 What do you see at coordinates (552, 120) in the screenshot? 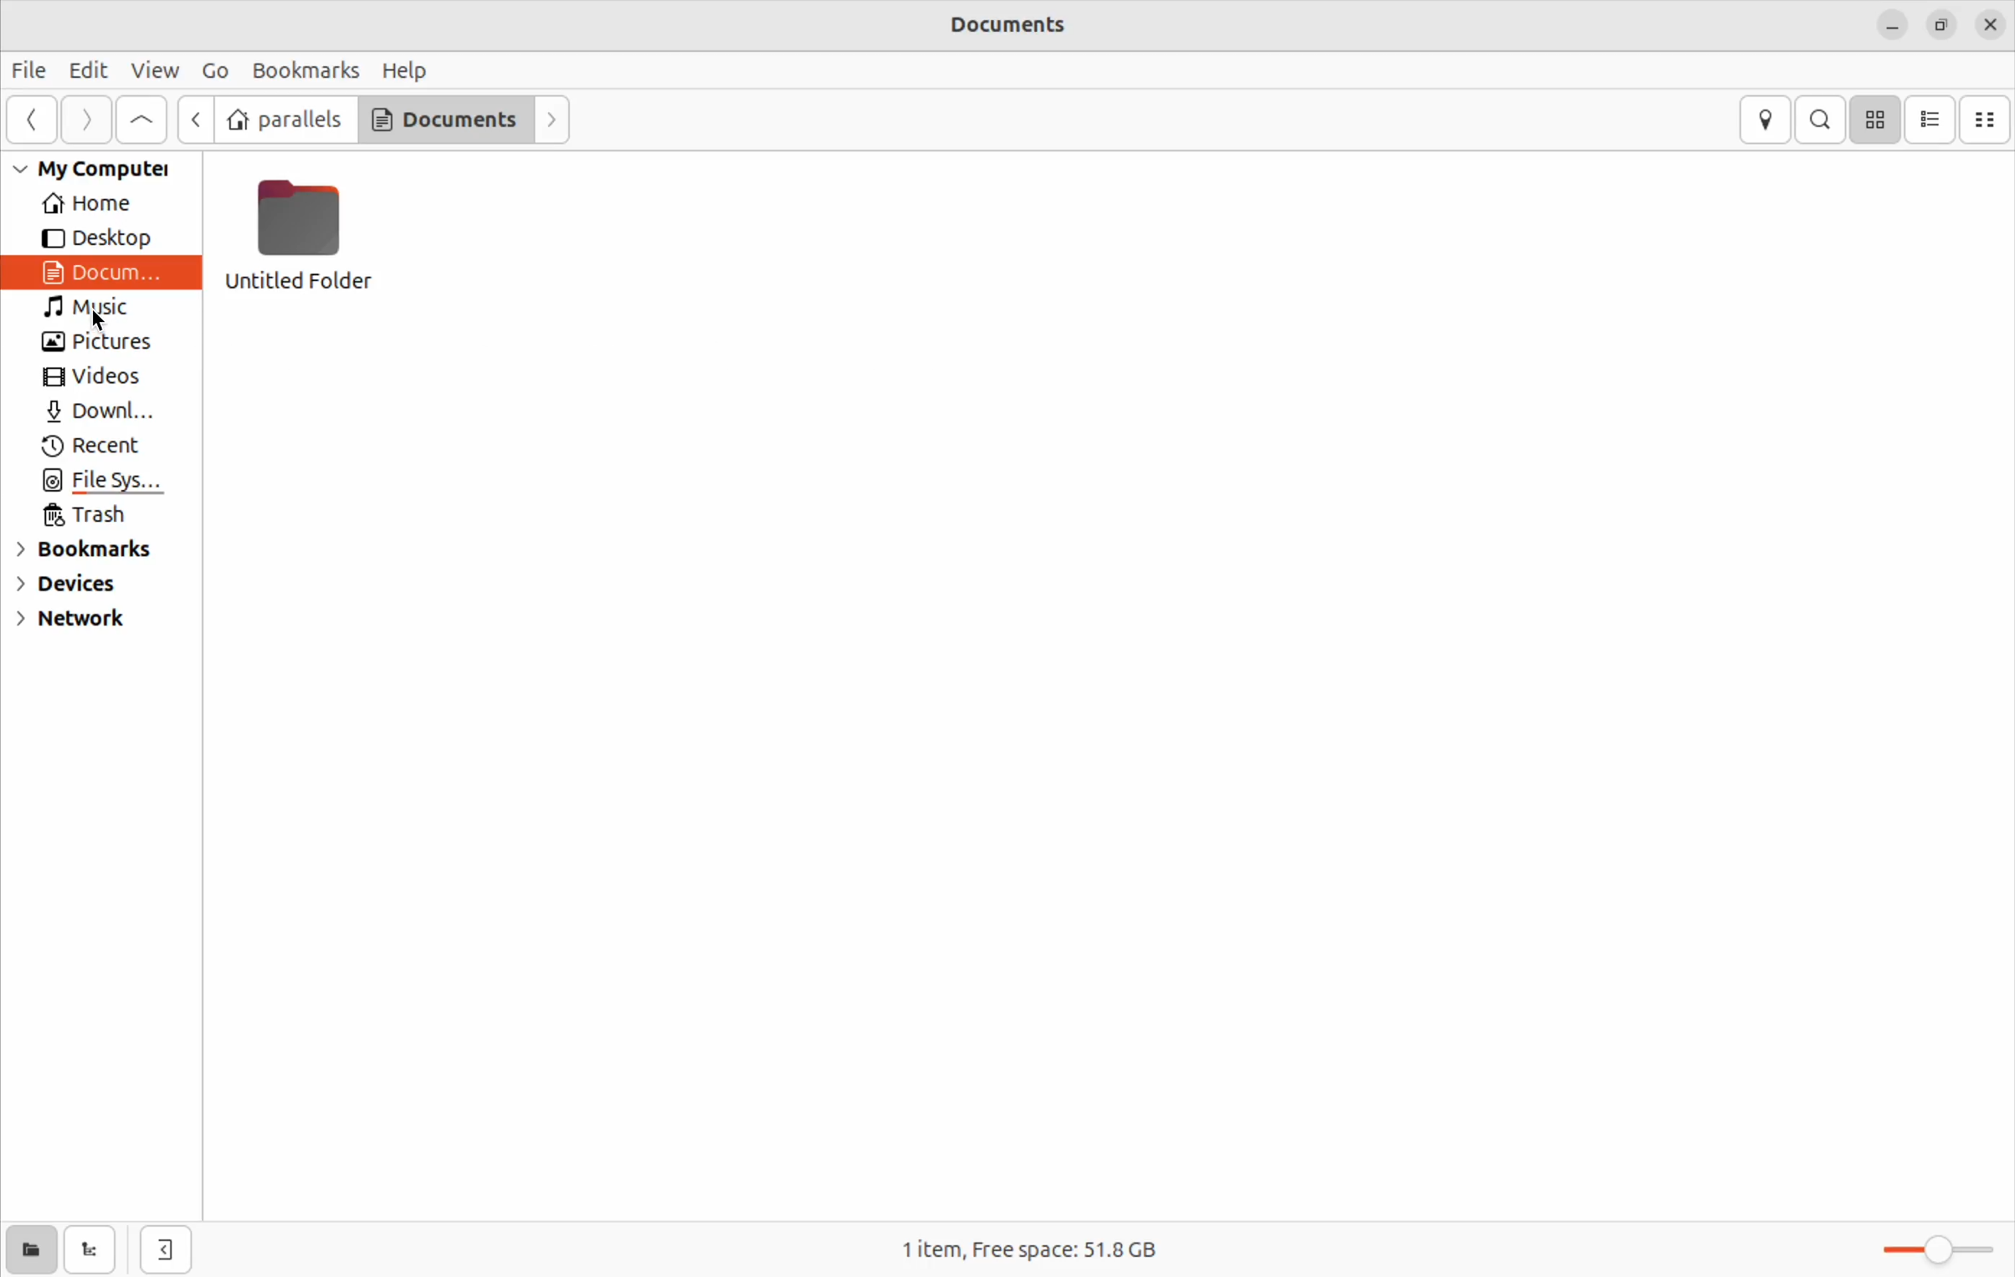
I see `next` at bounding box center [552, 120].